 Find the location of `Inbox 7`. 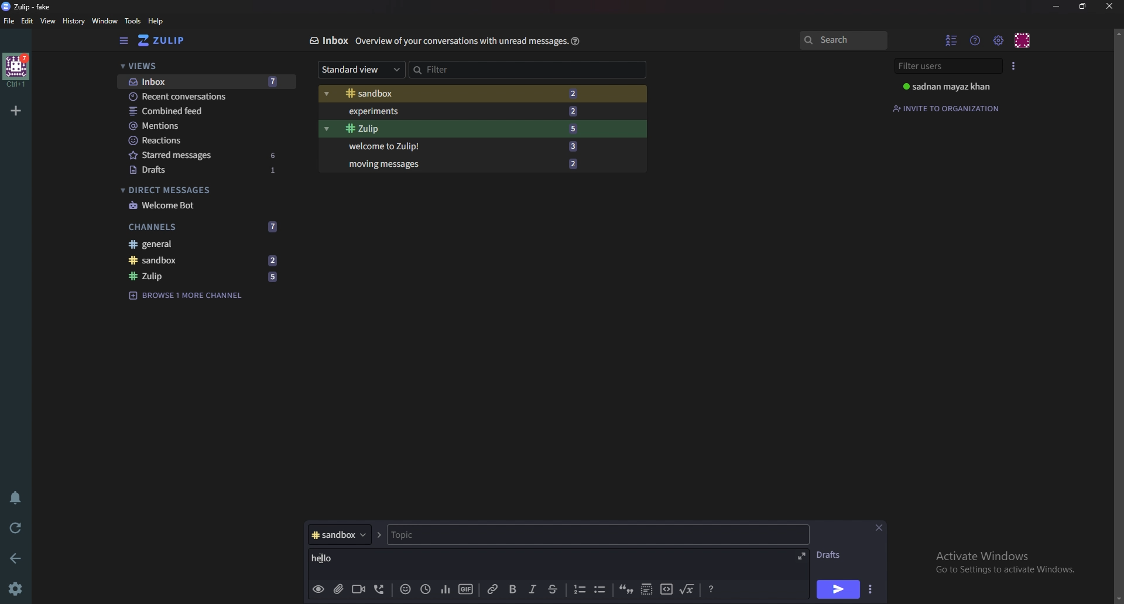

Inbox 7 is located at coordinates (203, 82).